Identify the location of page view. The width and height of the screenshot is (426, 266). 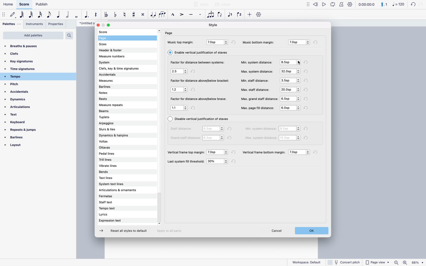
(377, 262).